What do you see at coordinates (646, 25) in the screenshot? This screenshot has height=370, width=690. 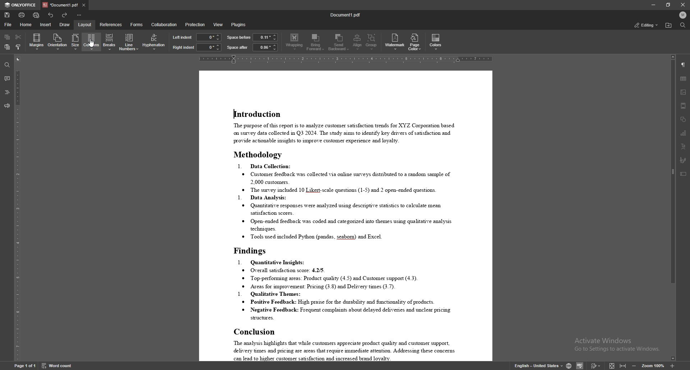 I see `status` at bounding box center [646, 25].